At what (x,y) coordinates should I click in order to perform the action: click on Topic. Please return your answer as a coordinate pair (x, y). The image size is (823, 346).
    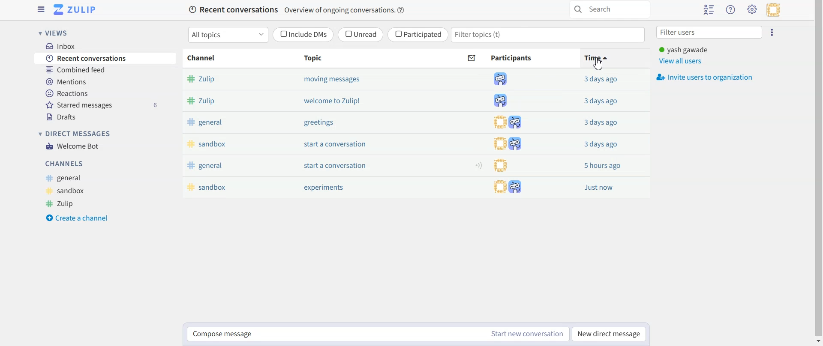
    Looking at the image, I should click on (326, 58).